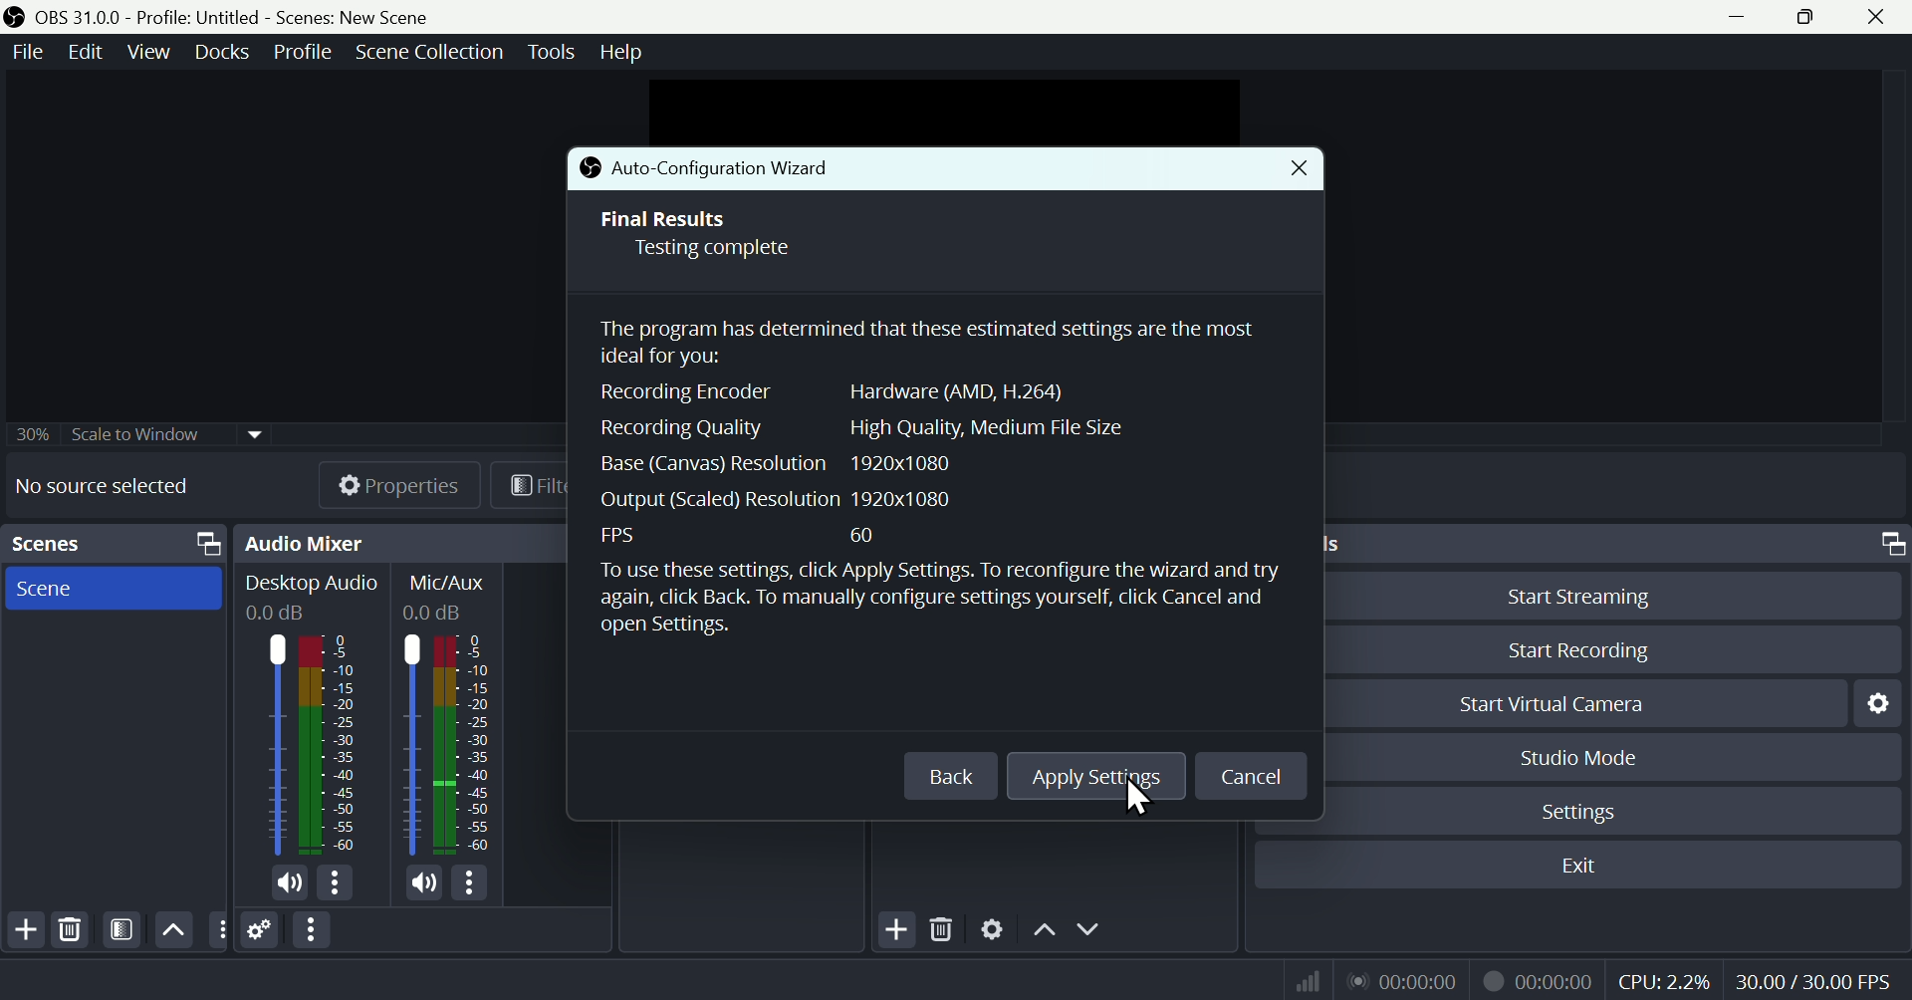 This screenshot has height=1000, width=1912. What do you see at coordinates (450, 714) in the screenshot?
I see `Mic/Aux` at bounding box center [450, 714].